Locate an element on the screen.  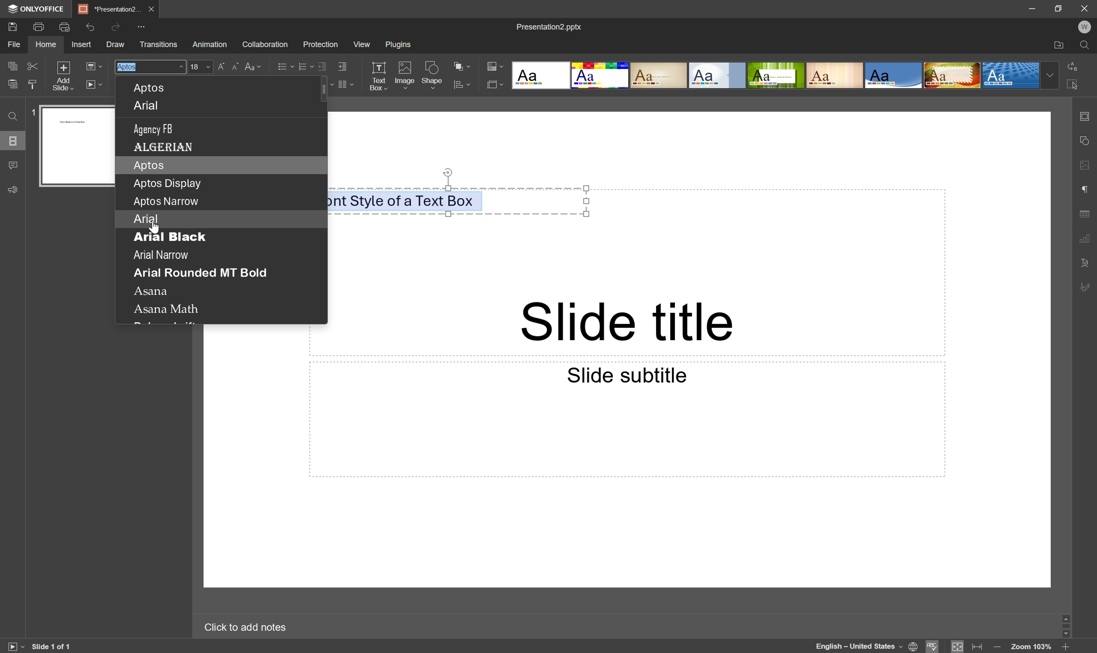
Decrease indent is located at coordinates (322, 64).